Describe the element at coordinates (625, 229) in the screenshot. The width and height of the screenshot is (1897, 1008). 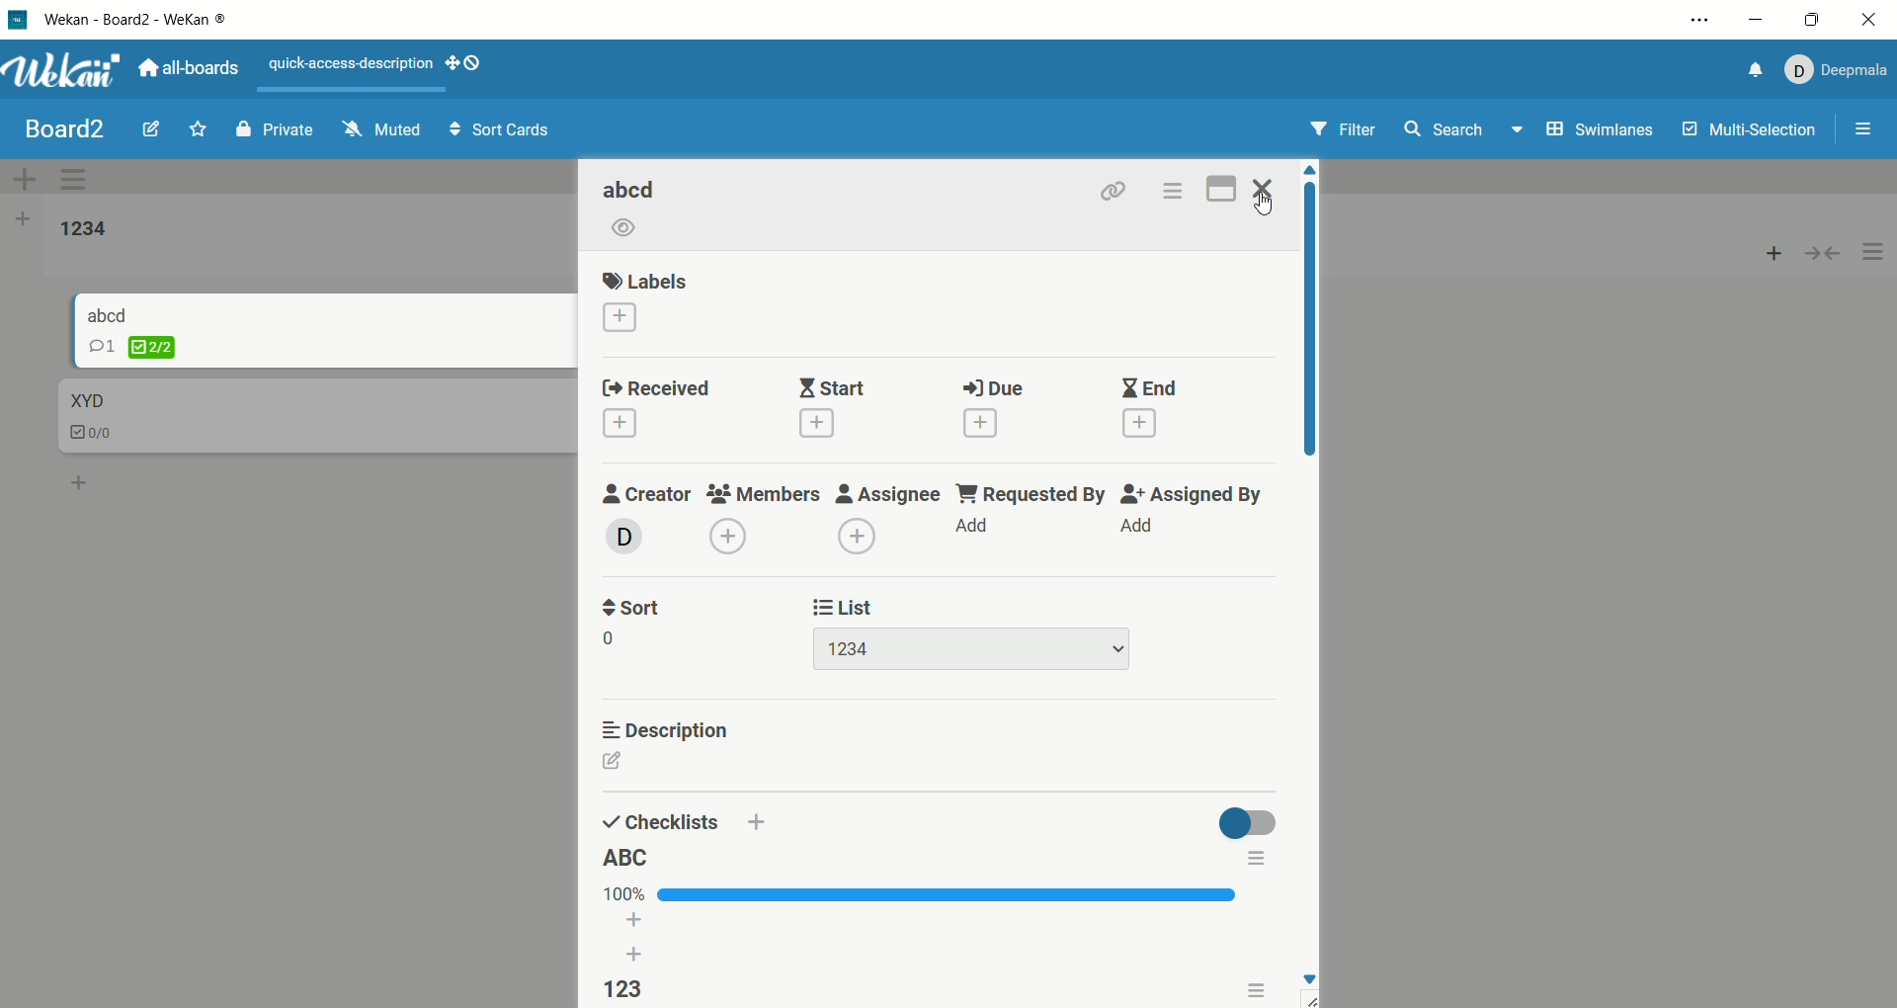
I see `watch` at that location.